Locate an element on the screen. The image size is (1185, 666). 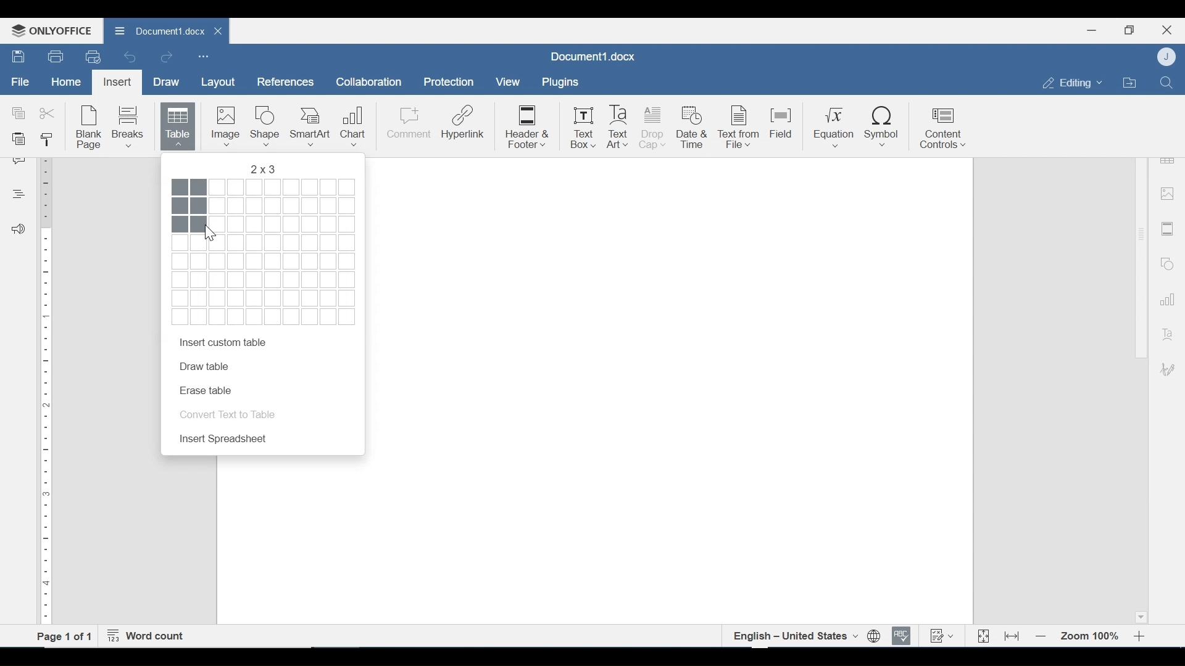
Document1.docx is located at coordinates (594, 57).